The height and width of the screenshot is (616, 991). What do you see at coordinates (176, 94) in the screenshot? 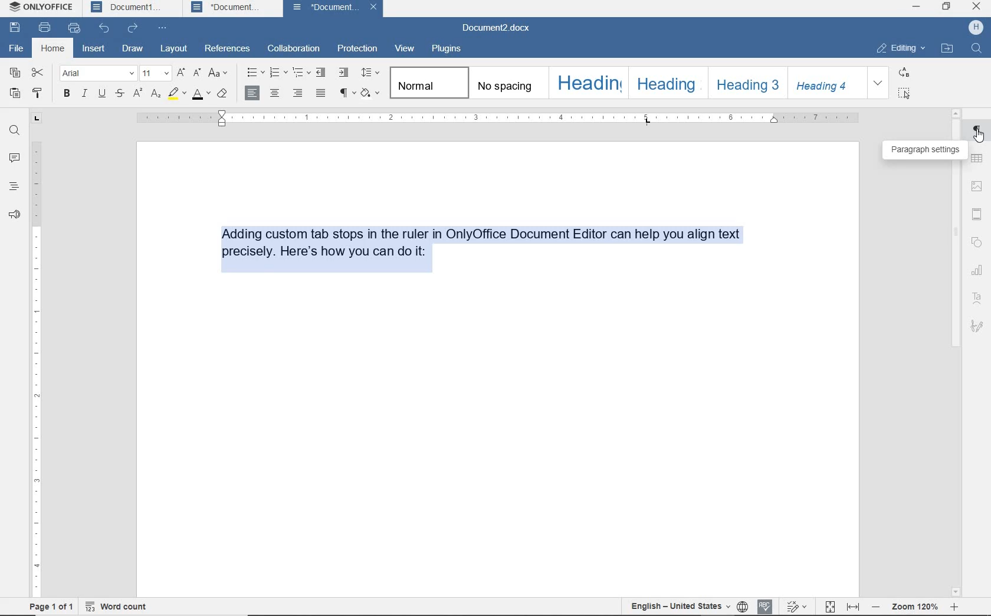
I see `highlight color` at bounding box center [176, 94].